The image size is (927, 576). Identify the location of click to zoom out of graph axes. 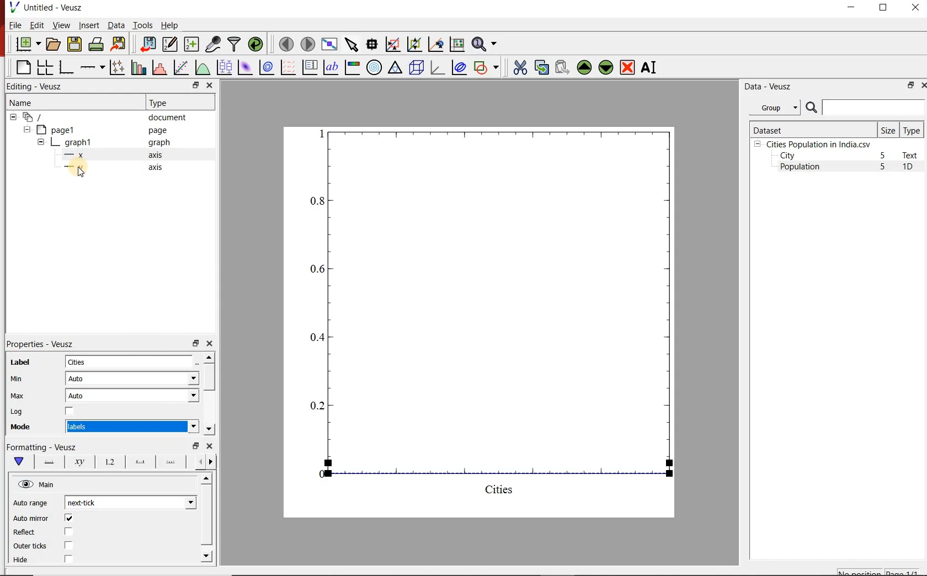
(413, 45).